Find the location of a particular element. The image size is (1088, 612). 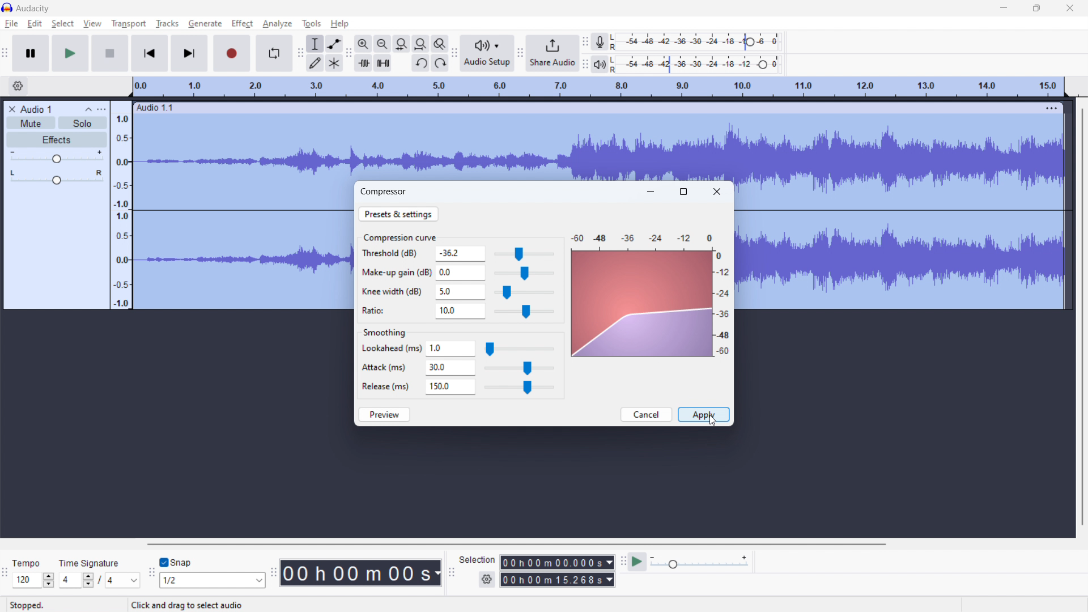

toggle zoom is located at coordinates (440, 44).